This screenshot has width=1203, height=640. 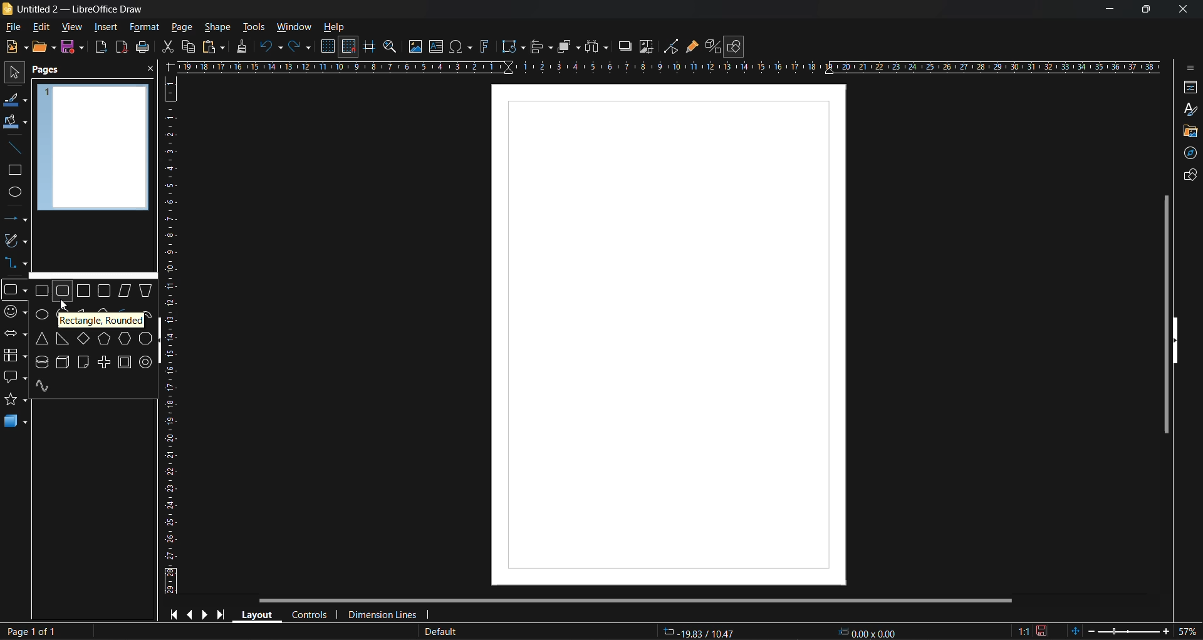 What do you see at coordinates (293, 28) in the screenshot?
I see `window` at bounding box center [293, 28].